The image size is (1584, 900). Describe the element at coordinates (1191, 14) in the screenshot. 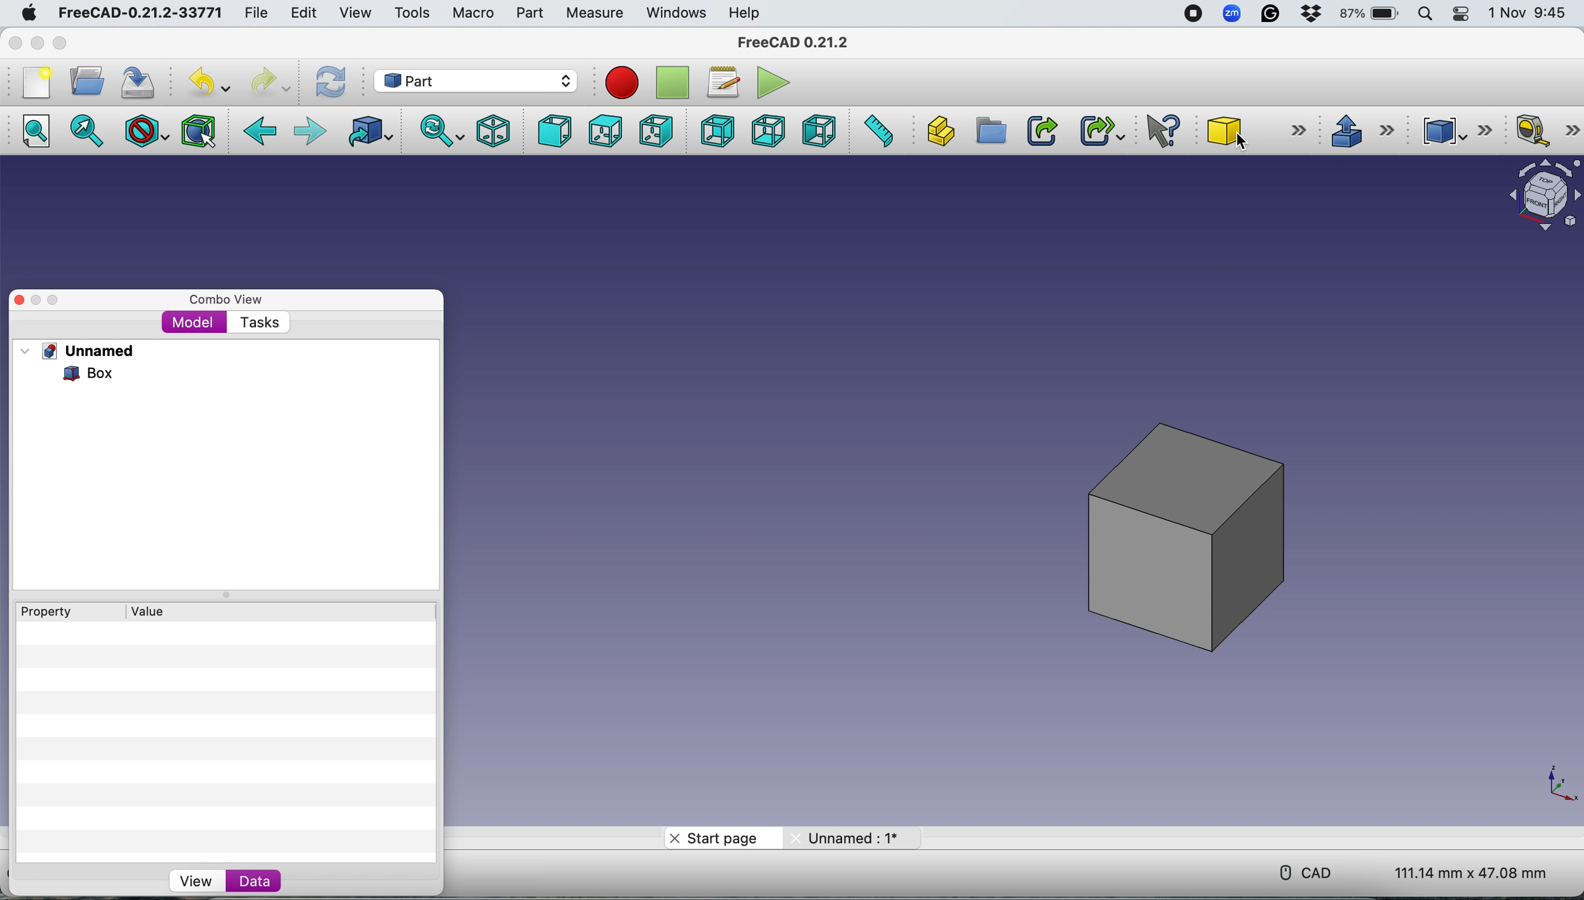

I see `screen recorder` at that location.